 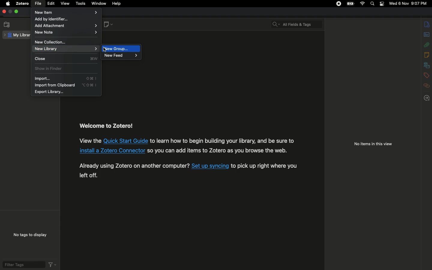 I want to click on Date/time, so click(x=409, y=4).